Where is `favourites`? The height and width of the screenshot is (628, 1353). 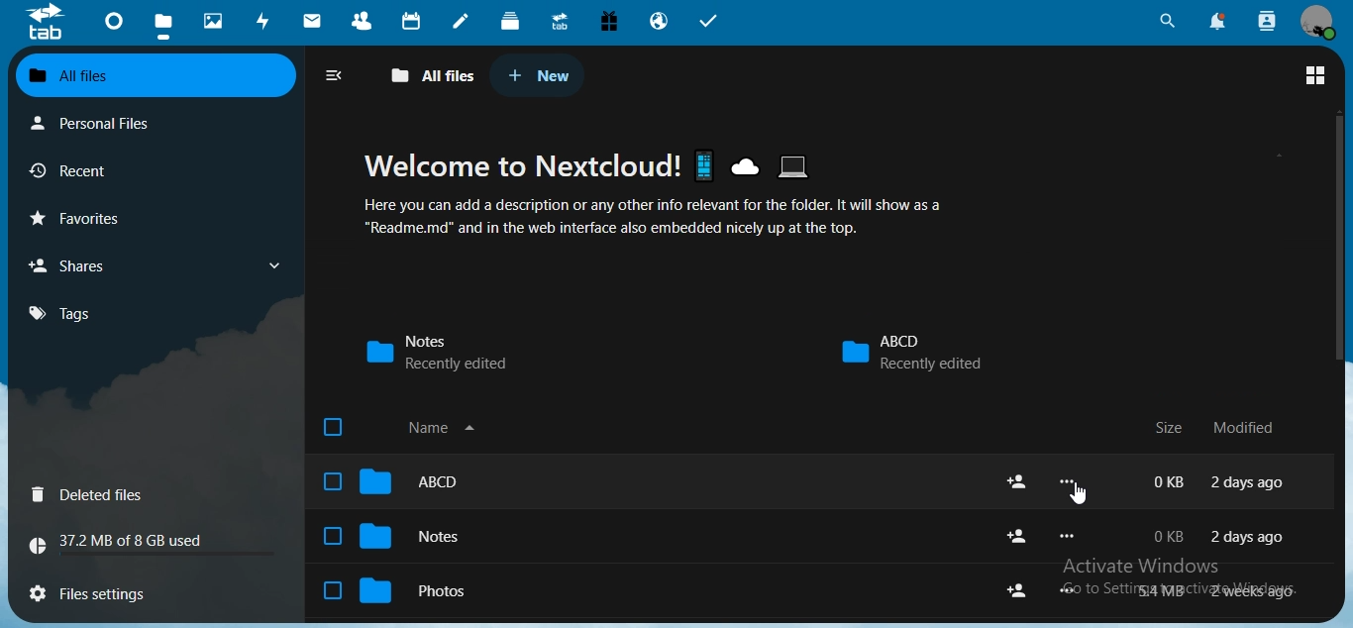
favourites is located at coordinates (78, 216).